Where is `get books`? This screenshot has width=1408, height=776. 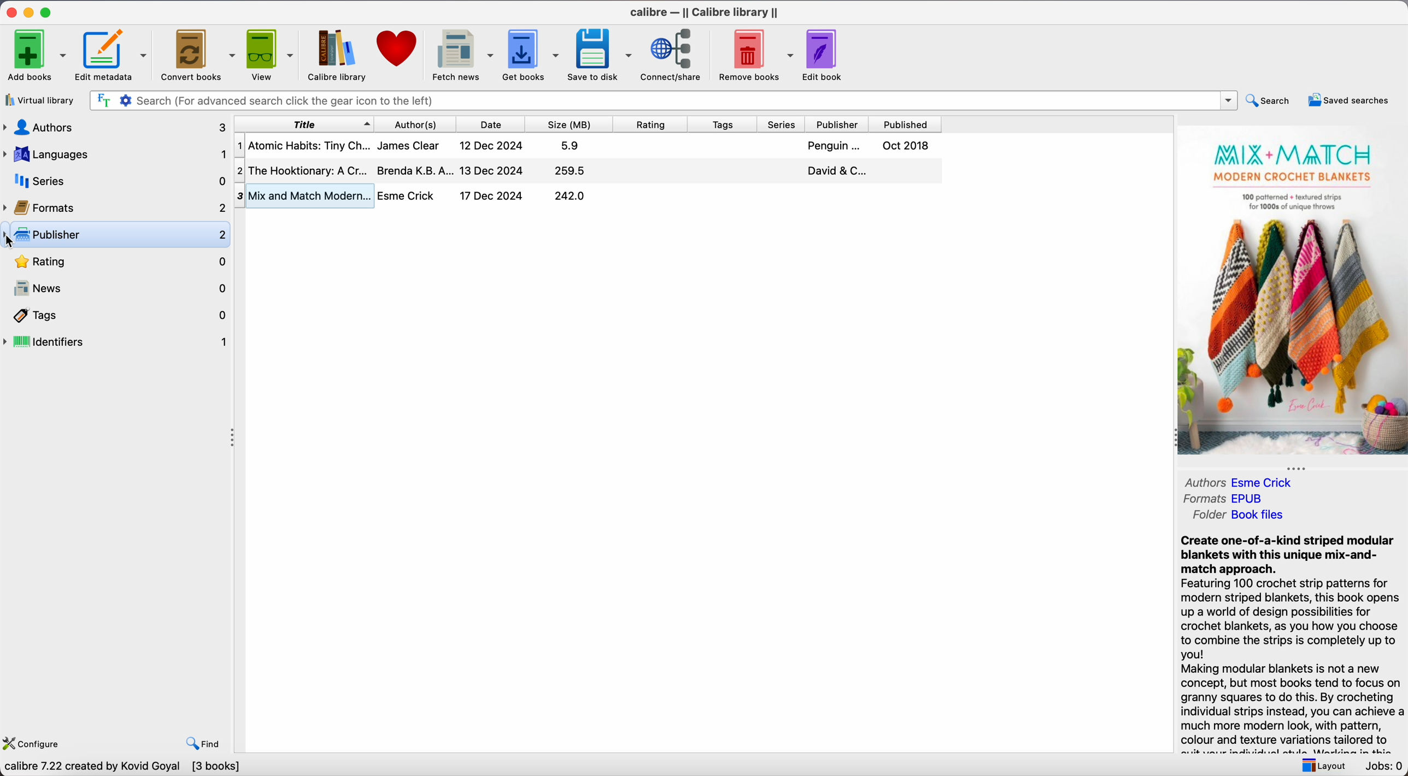
get books is located at coordinates (532, 55).